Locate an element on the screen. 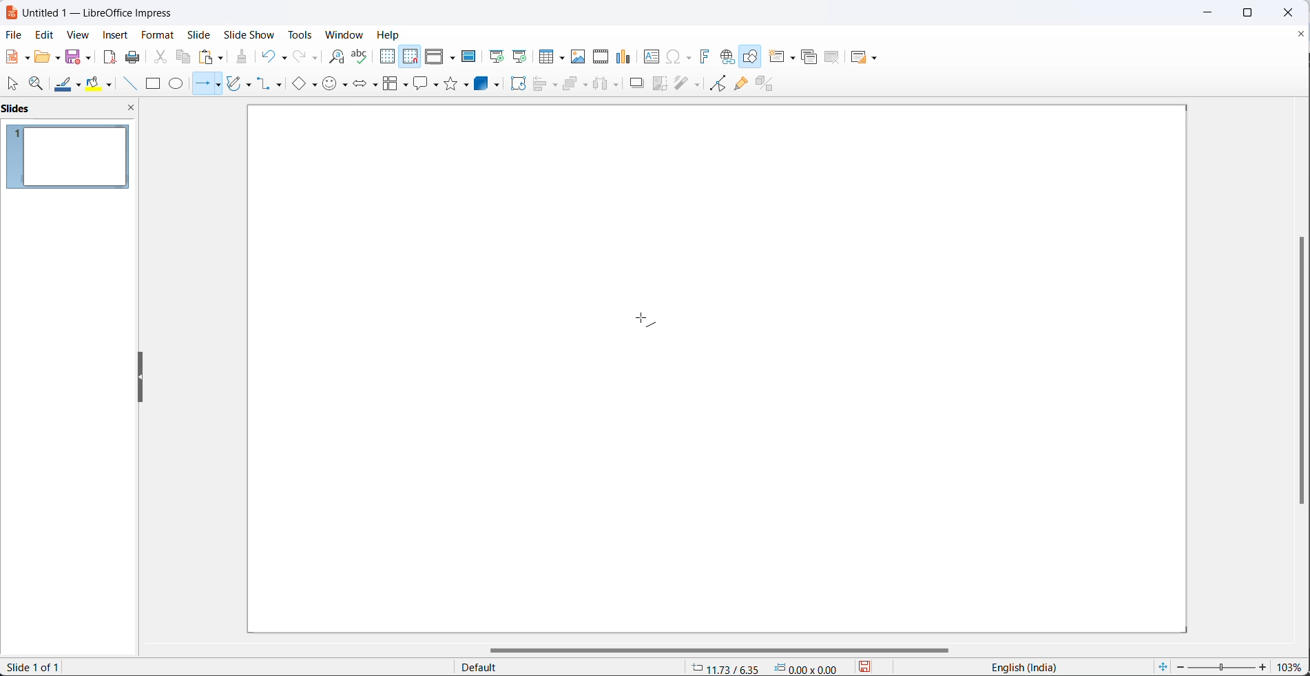  side pane is located at coordinates (72, 109).